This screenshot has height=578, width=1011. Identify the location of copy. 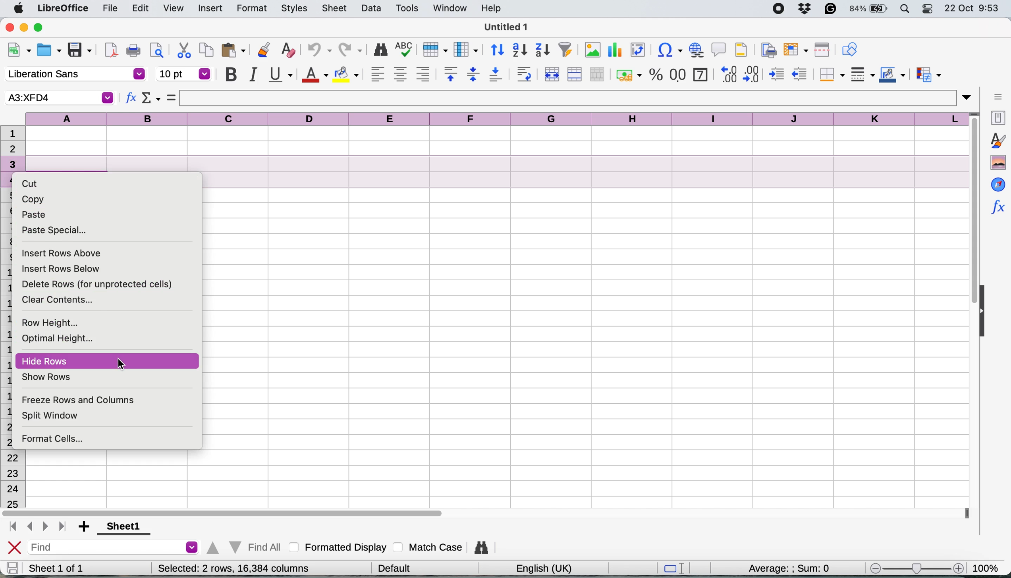
(36, 199).